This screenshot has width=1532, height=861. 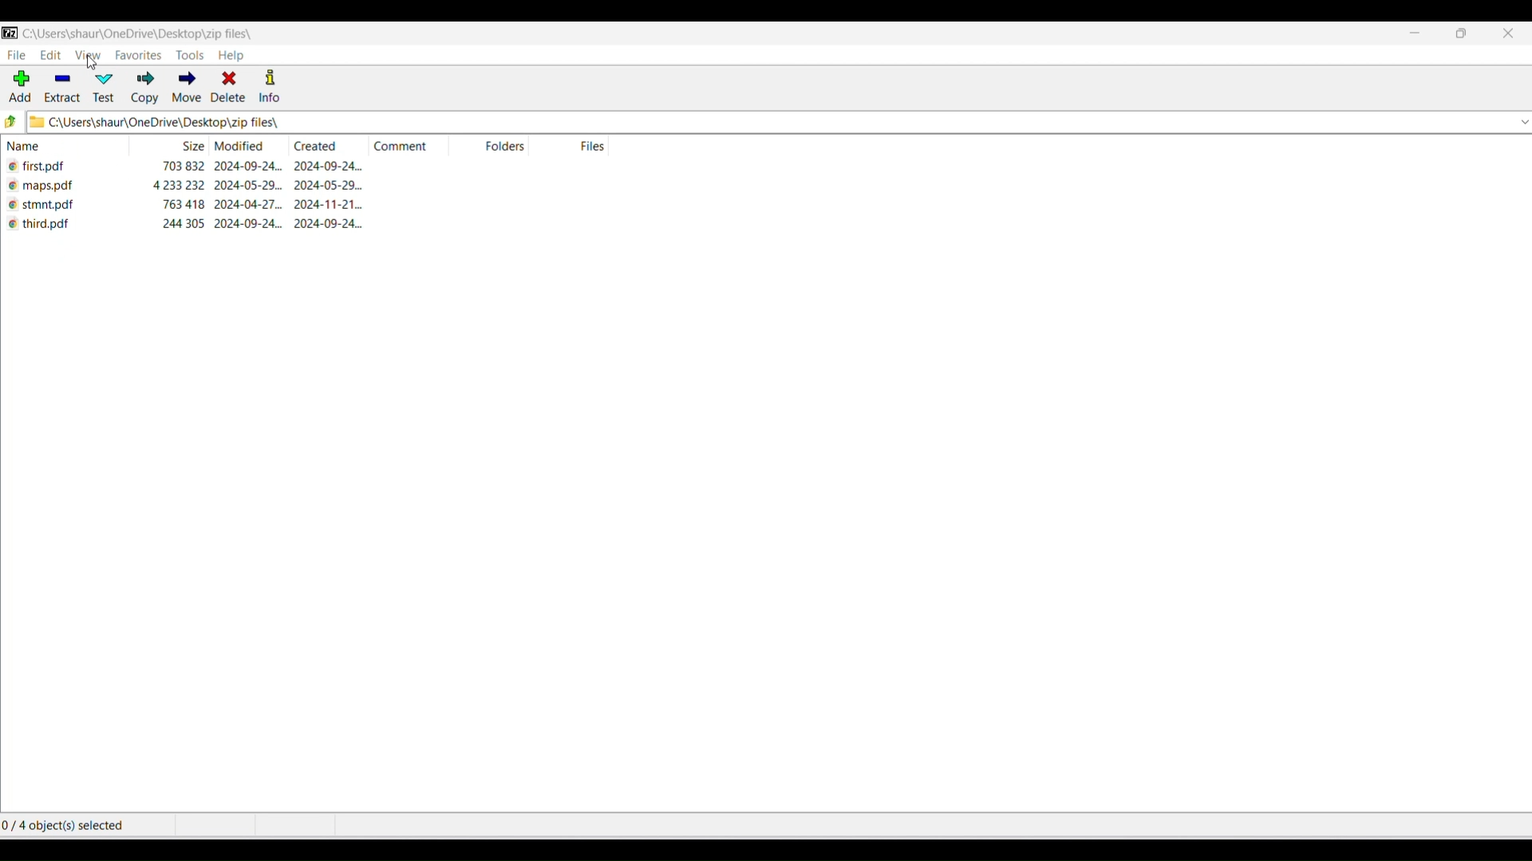 What do you see at coordinates (240, 57) in the screenshot?
I see `help` at bounding box center [240, 57].